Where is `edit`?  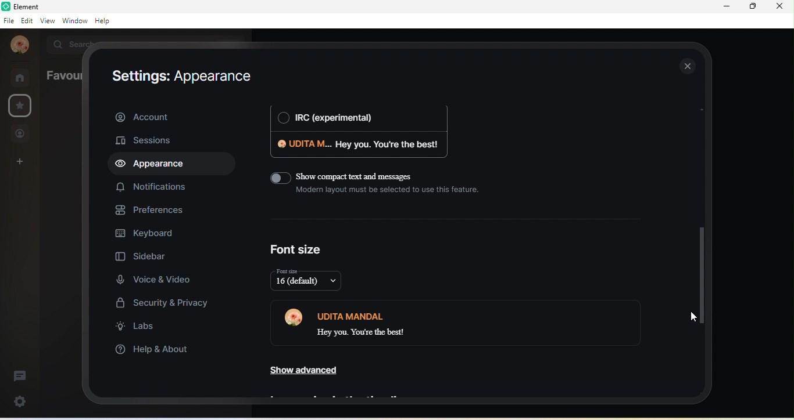
edit is located at coordinates (26, 23).